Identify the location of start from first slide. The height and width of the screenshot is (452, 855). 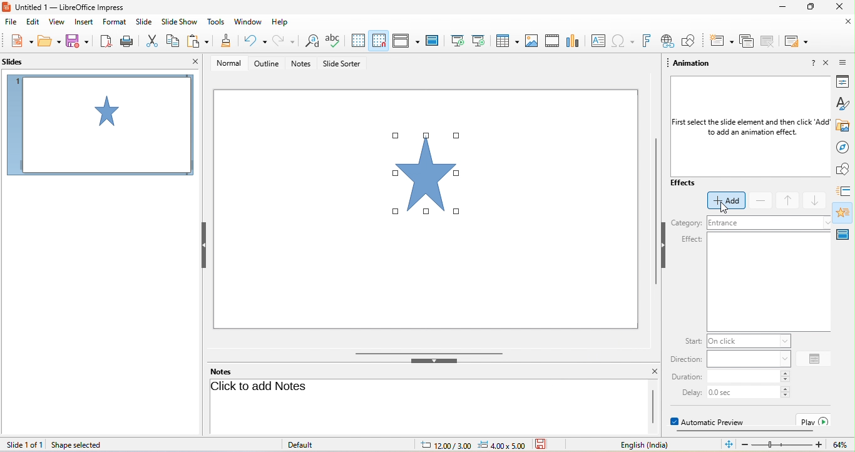
(456, 41).